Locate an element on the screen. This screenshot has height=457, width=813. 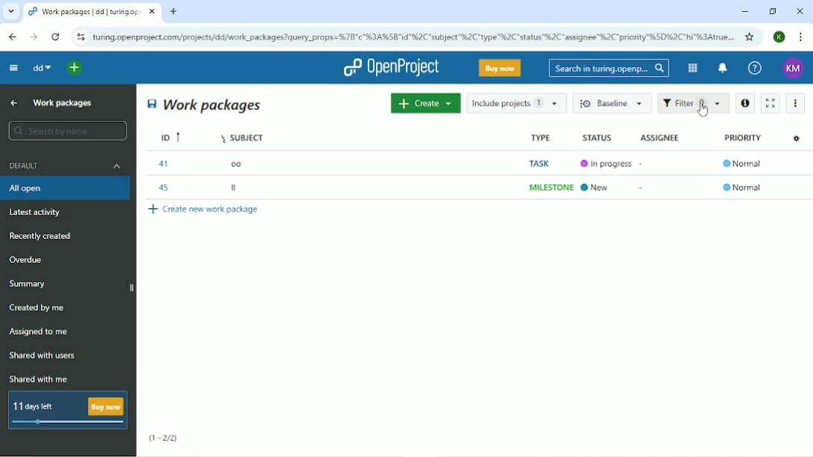
Shared with me is located at coordinates (40, 379).